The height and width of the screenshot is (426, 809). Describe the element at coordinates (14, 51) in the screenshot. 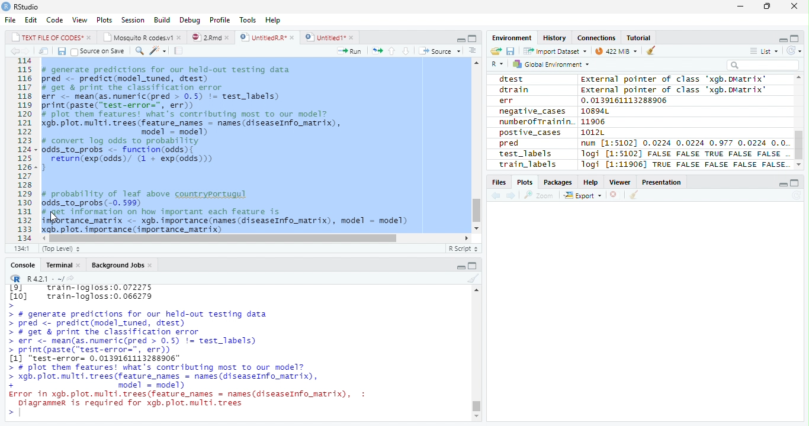

I see `Previous` at that location.